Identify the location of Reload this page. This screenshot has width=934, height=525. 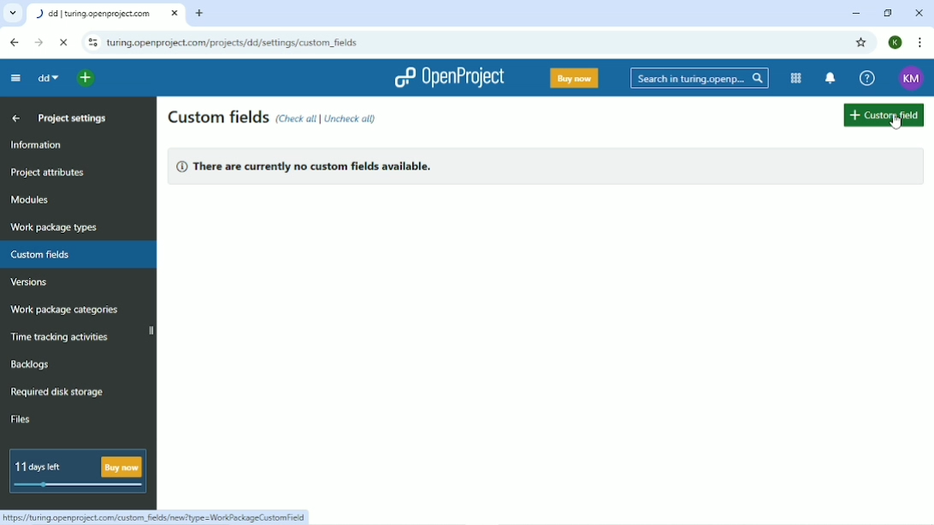
(65, 42).